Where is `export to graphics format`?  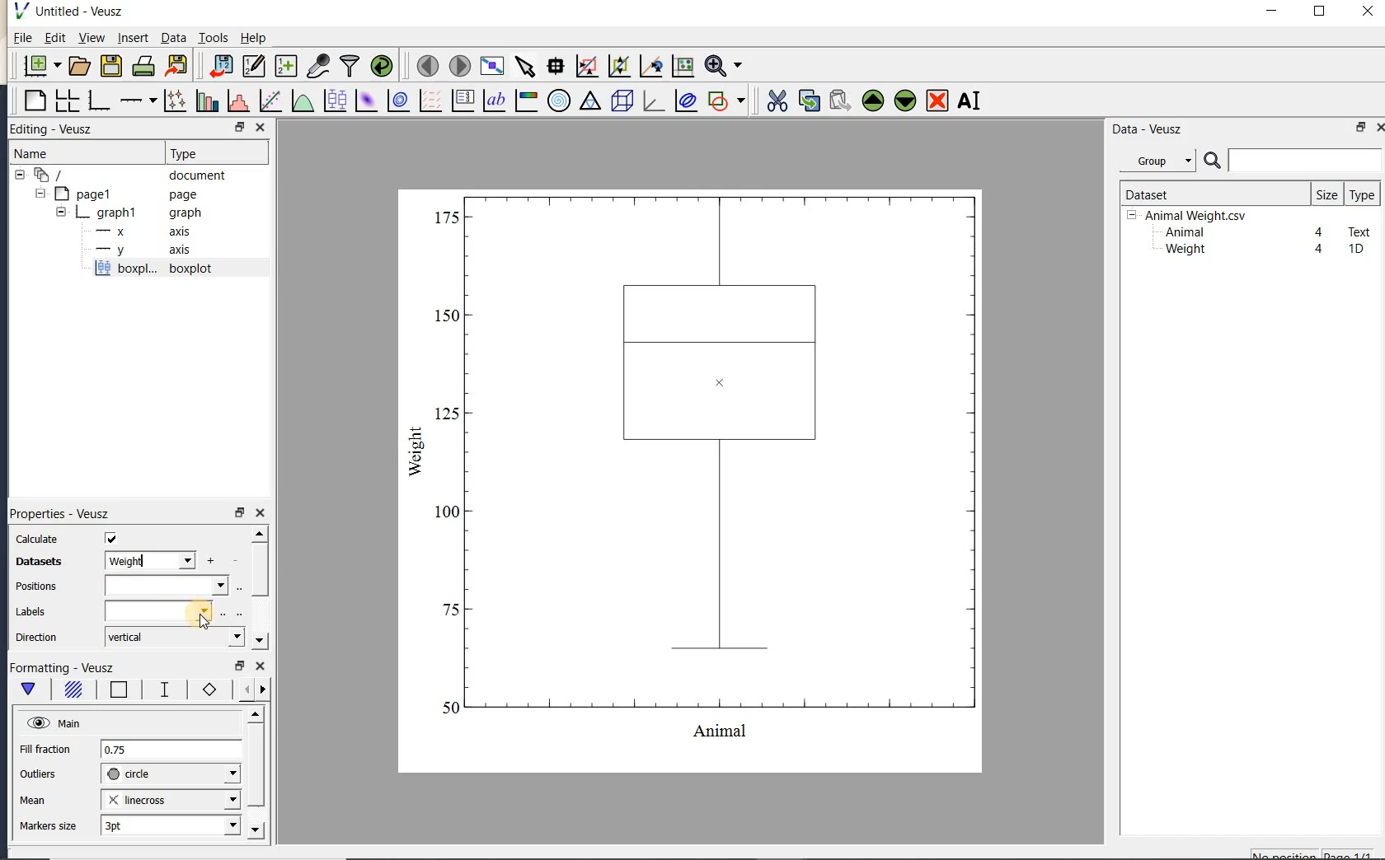
export to graphics format is located at coordinates (177, 64).